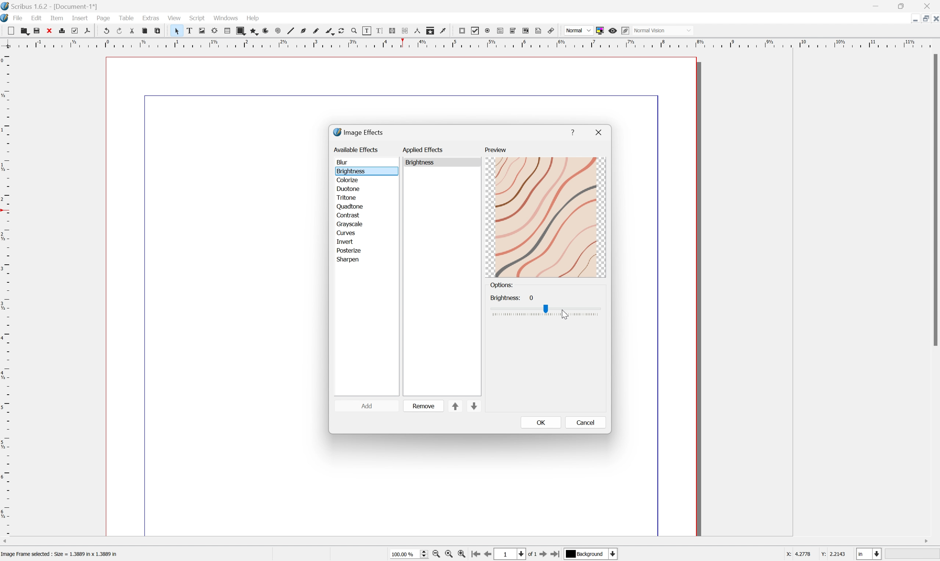  I want to click on Restore Down, so click(914, 20).